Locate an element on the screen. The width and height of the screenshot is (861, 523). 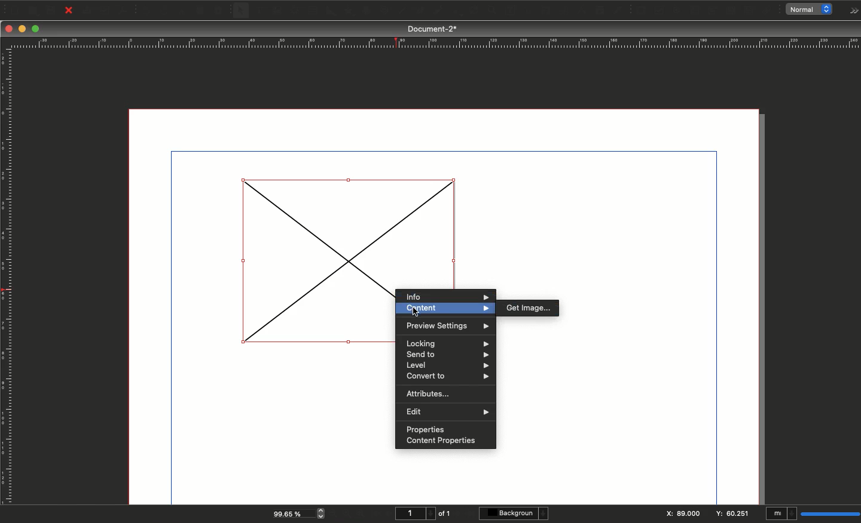
Table is located at coordinates (312, 11).